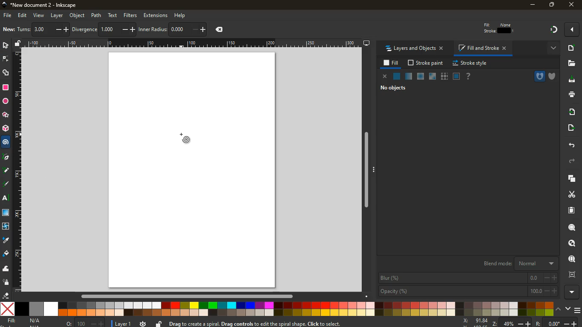  I want to click on unlock, so click(16, 44).